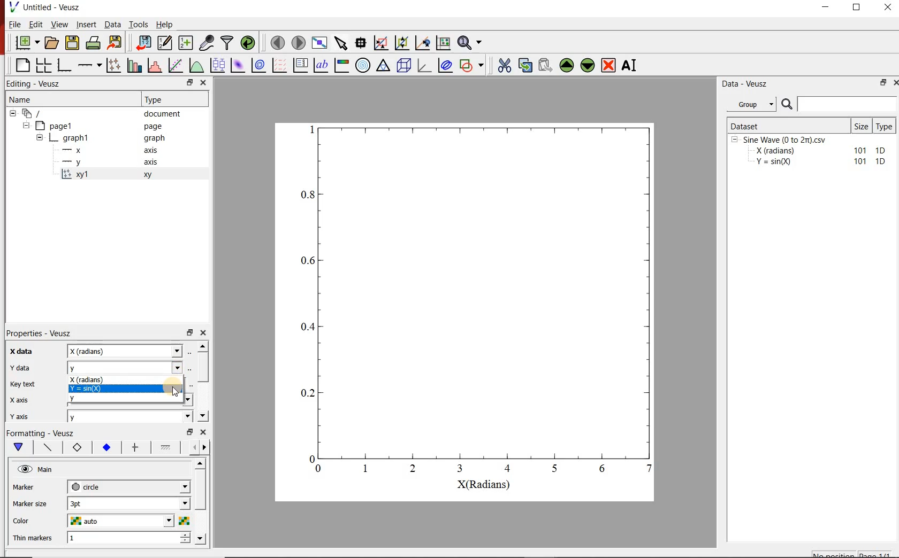 The height and width of the screenshot is (558, 899). Describe the element at coordinates (156, 98) in the screenshot. I see `Type` at that location.